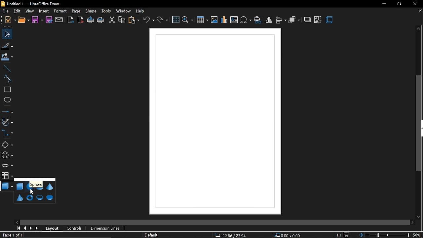 The height and width of the screenshot is (238, 423). Describe the element at coordinates (420, 124) in the screenshot. I see `Vertical scrollbar` at that location.